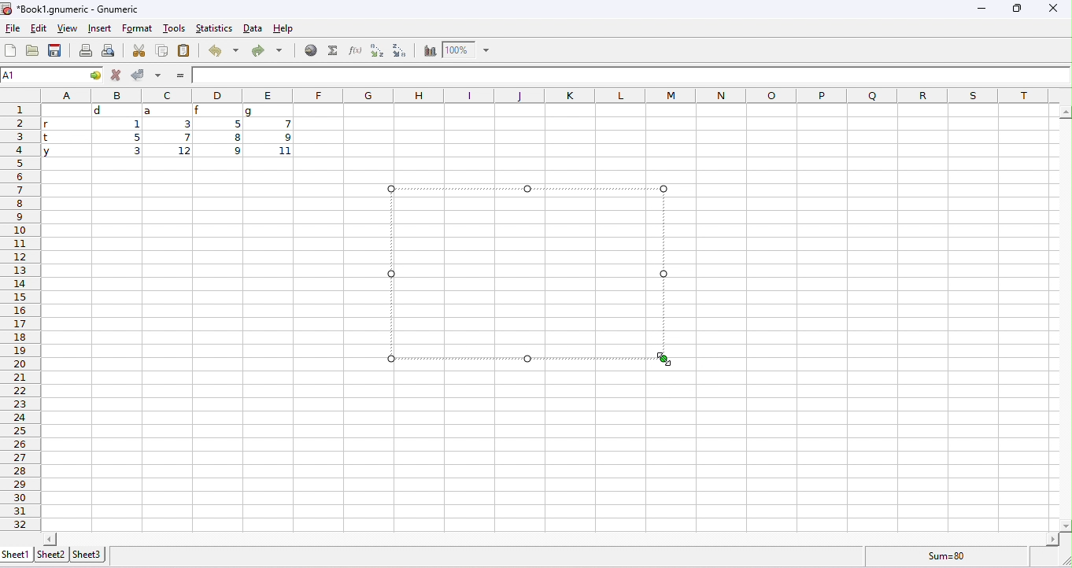 The height and width of the screenshot is (568, 1072). Describe the element at coordinates (252, 28) in the screenshot. I see `data` at that location.